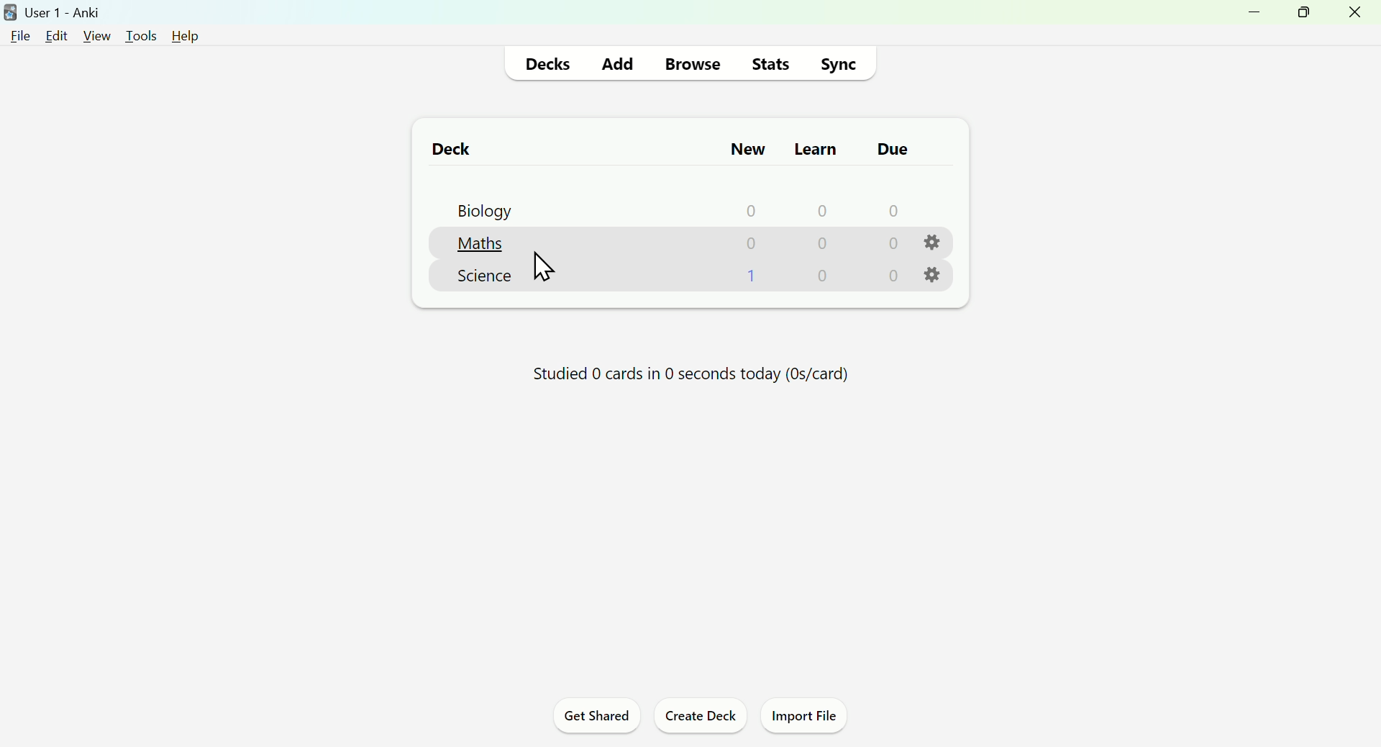 The height and width of the screenshot is (747, 1381). I want to click on Maths, so click(557, 271).